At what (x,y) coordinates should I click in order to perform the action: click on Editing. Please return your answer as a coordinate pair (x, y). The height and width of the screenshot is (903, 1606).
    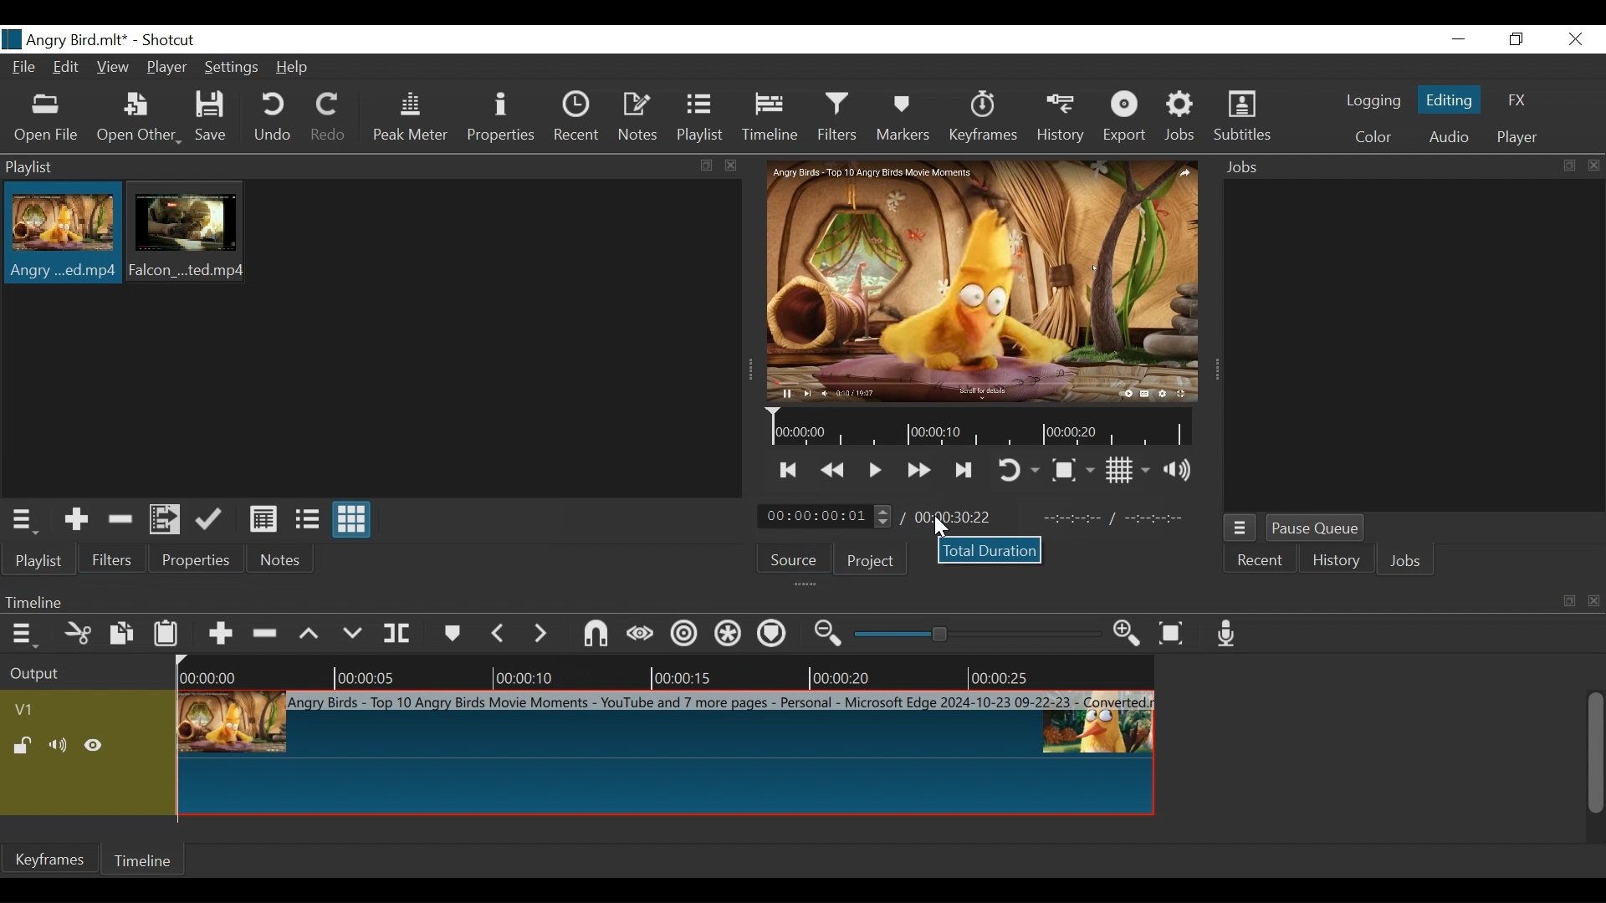
    Looking at the image, I should click on (1453, 99).